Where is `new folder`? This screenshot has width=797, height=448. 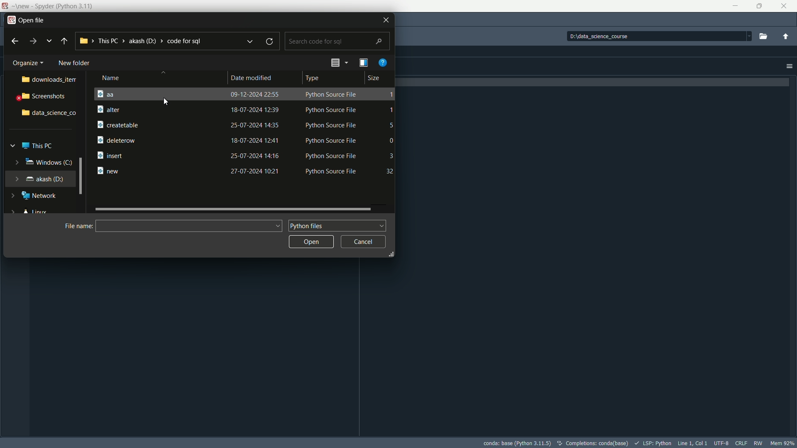 new folder is located at coordinates (77, 62).